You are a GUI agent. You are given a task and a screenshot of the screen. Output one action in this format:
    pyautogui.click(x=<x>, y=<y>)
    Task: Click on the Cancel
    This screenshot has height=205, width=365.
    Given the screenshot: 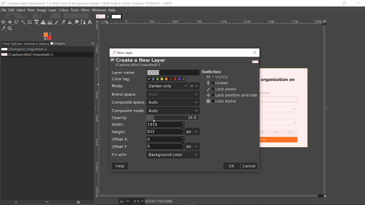 What is the action you would take?
    pyautogui.click(x=249, y=166)
    